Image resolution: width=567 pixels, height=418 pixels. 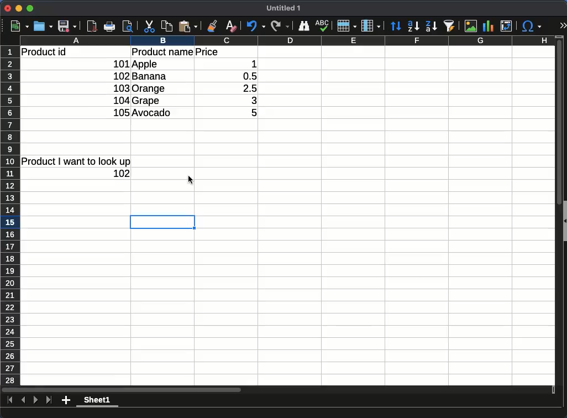 I want to click on Untitled 1, so click(x=283, y=8).